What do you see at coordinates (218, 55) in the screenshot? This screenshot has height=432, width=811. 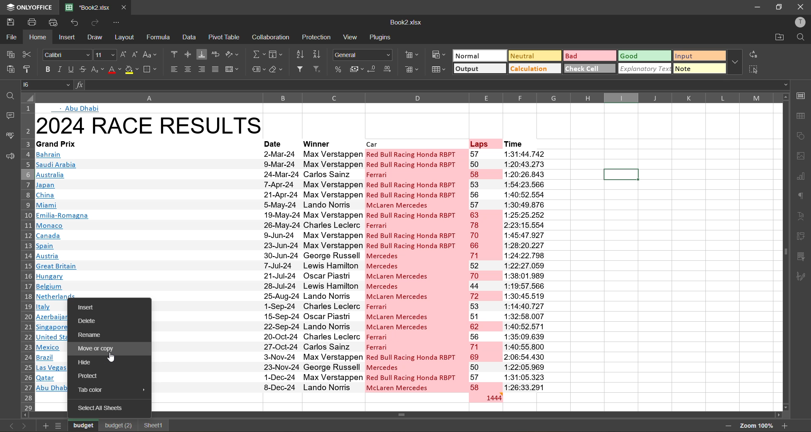 I see `wrap text` at bounding box center [218, 55].